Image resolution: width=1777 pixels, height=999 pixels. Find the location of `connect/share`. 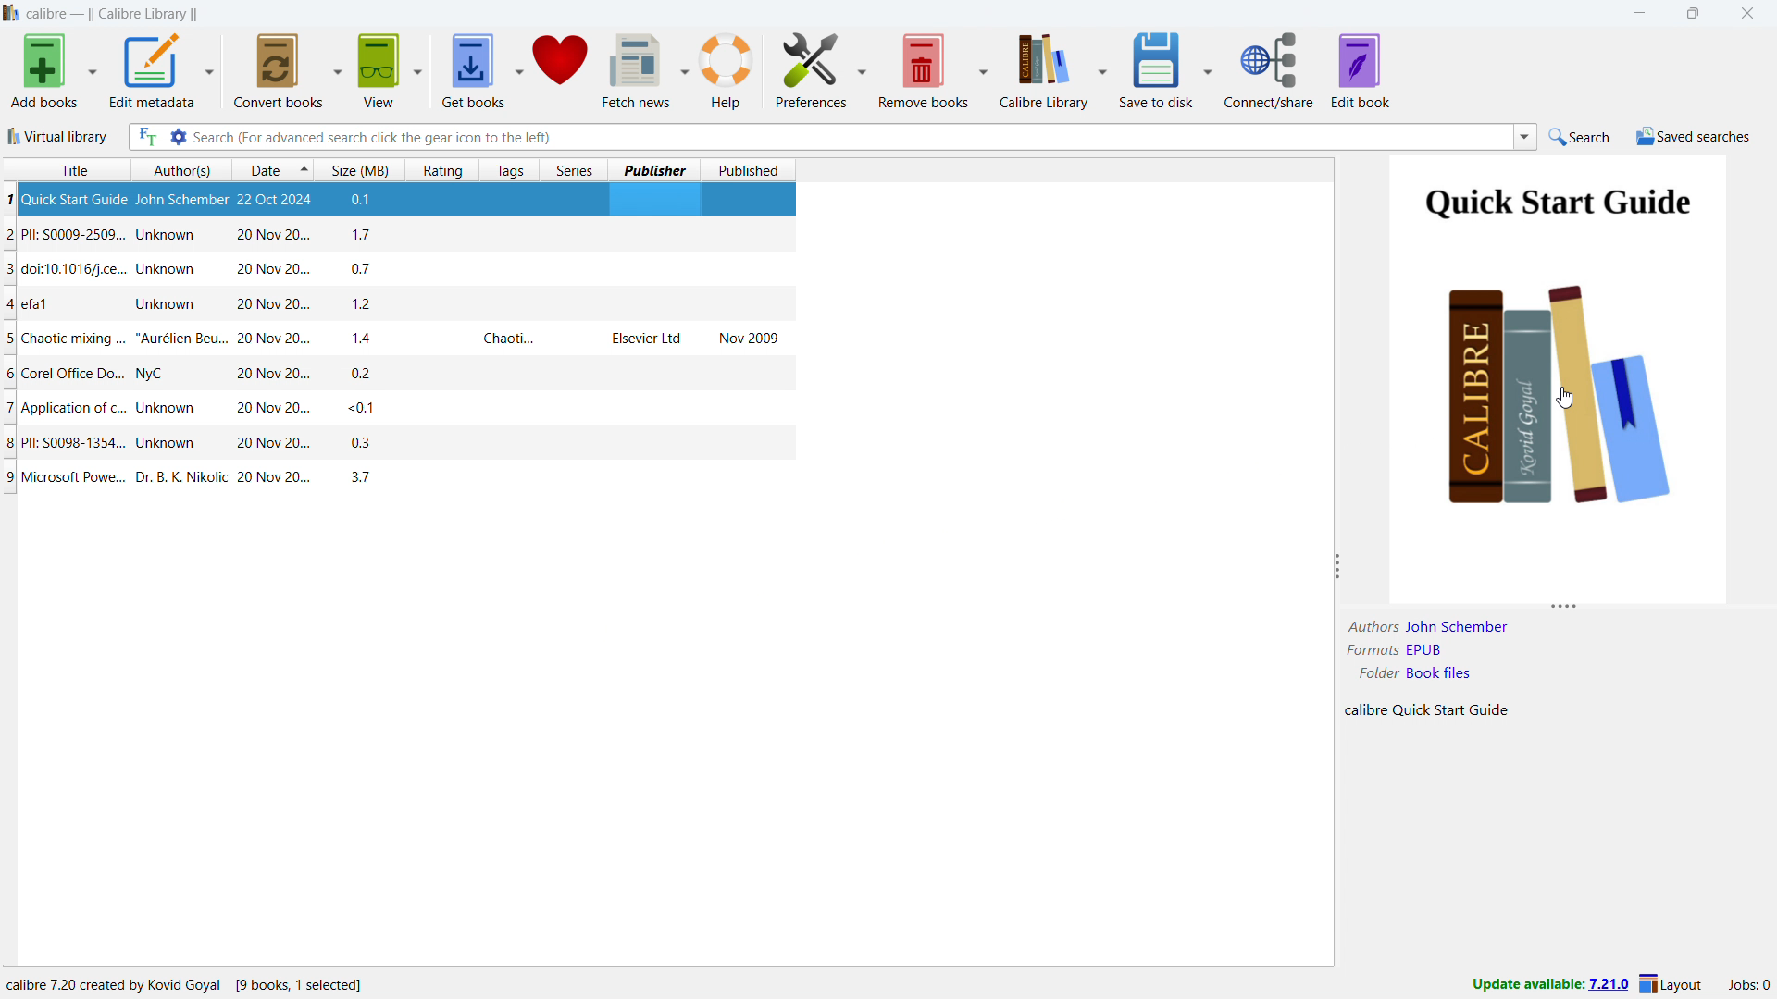

connect/share is located at coordinates (1270, 70).